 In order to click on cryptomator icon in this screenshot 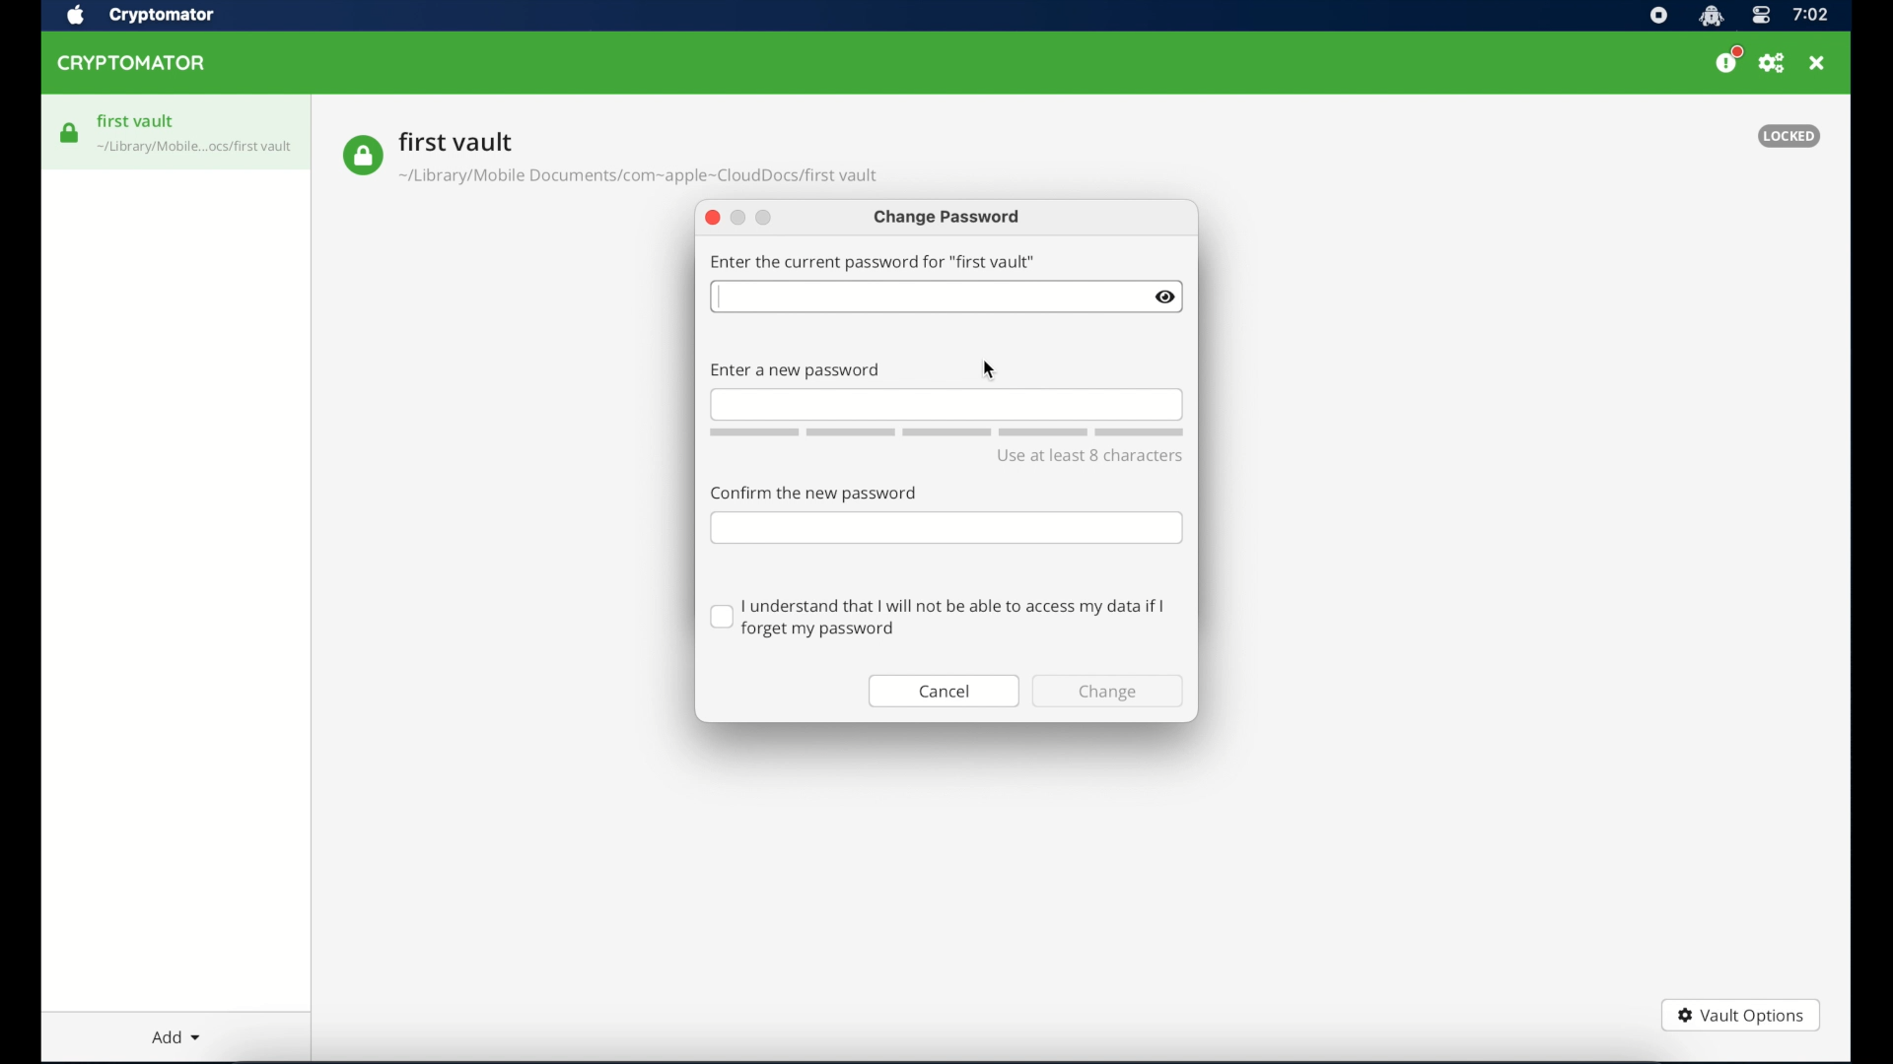, I will do `click(1711, 17)`.